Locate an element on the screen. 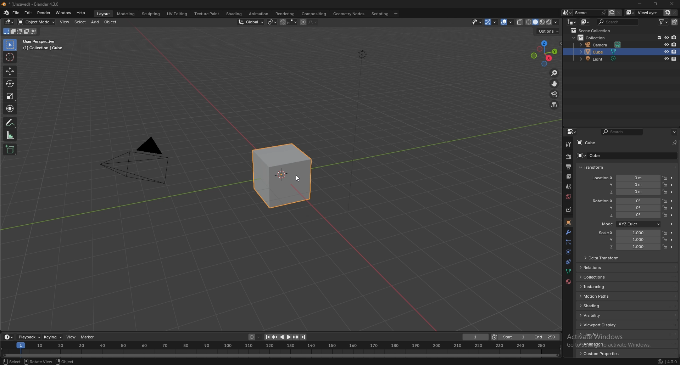  materials is located at coordinates (568, 282).